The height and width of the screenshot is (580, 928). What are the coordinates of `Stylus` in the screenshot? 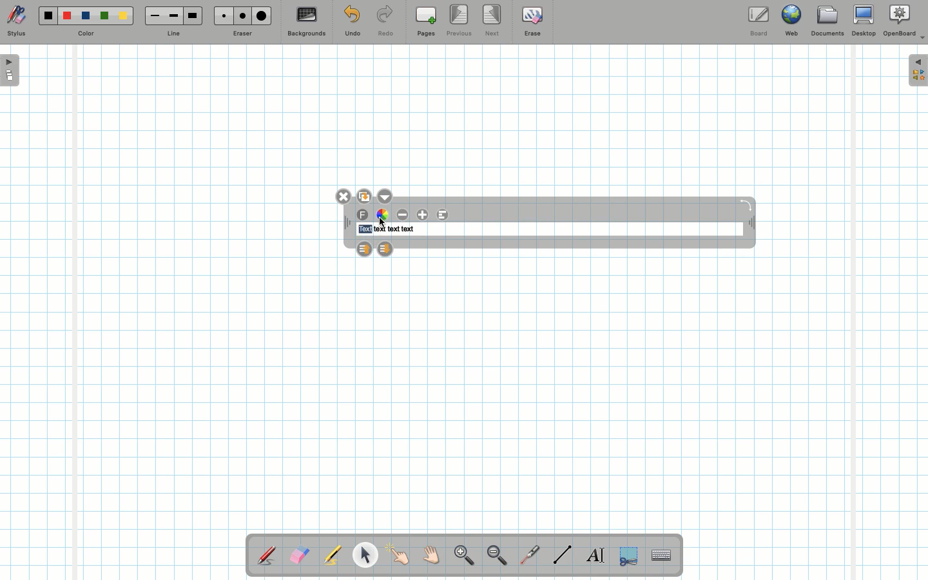 It's located at (16, 21).